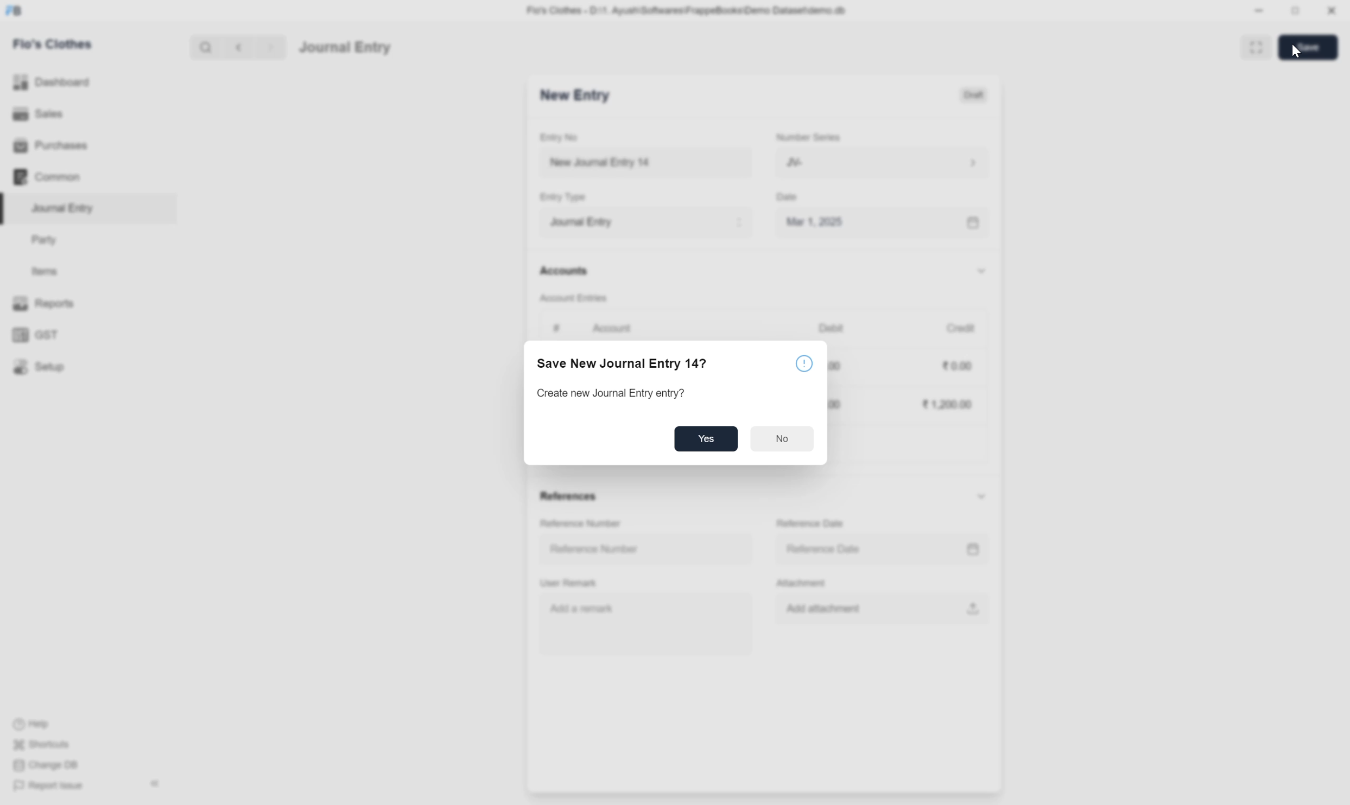  Describe the element at coordinates (566, 269) in the screenshot. I see `Accounts` at that location.